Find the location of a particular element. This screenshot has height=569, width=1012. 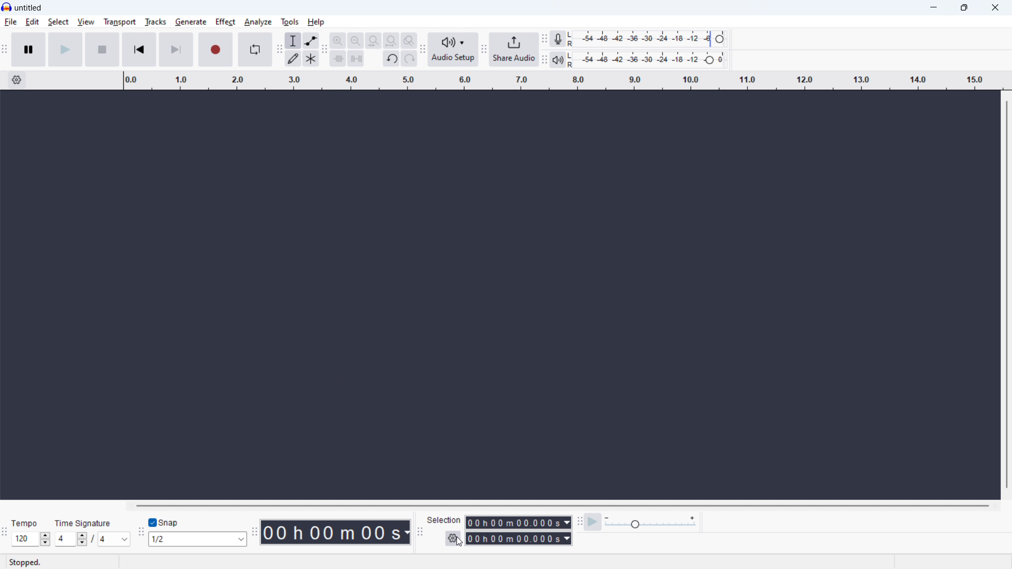

time signature toolbar is located at coordinates (5, 534).